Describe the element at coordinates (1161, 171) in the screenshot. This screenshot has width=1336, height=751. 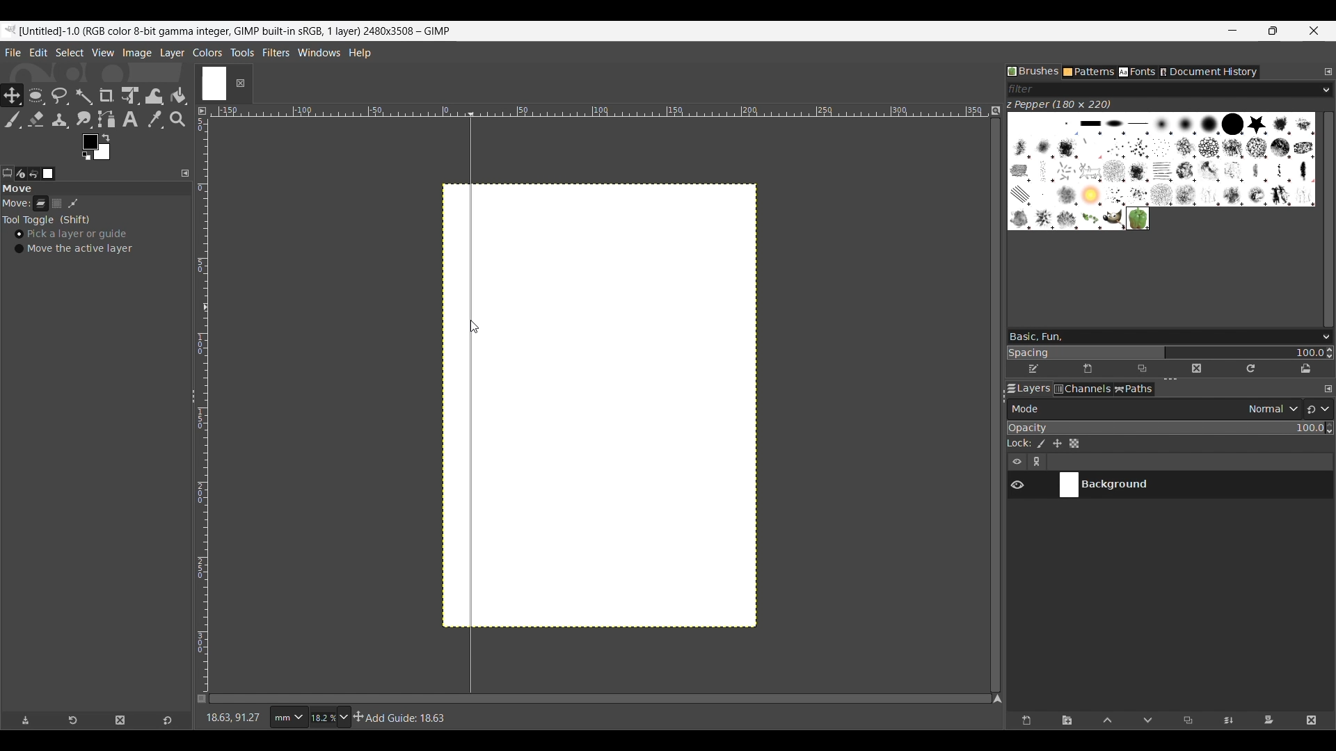
I see `Current brush options` at that location.